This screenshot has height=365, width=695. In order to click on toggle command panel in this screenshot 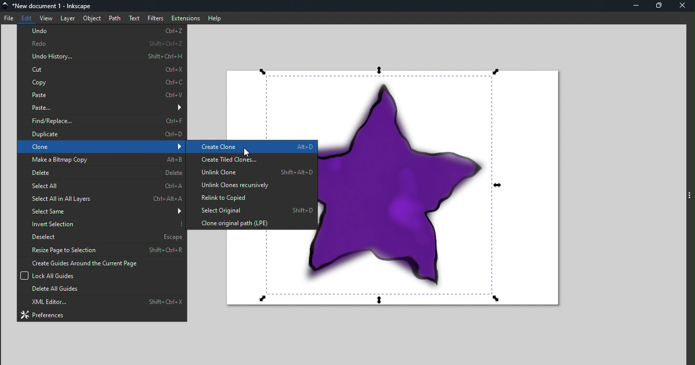, I will do `click(690, 197)`.